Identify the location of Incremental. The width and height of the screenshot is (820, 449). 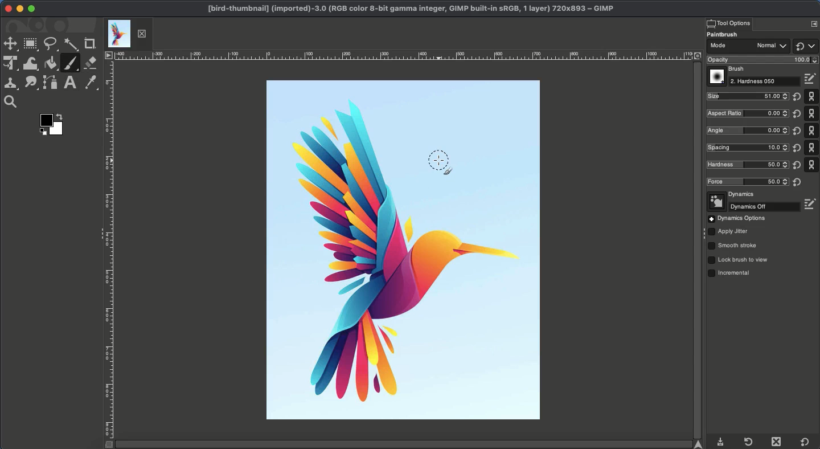
(732, 274).